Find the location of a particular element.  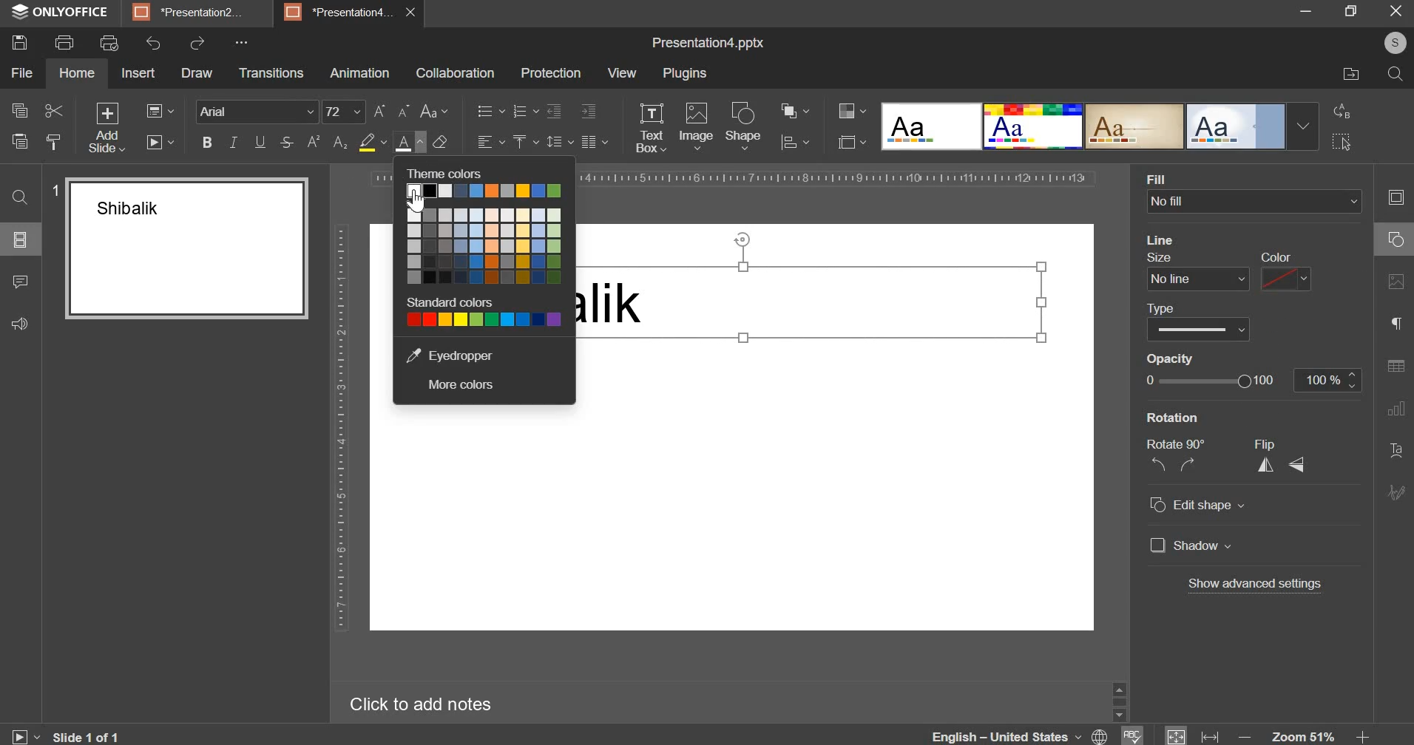

replace is located at coordinates (1345, 112).